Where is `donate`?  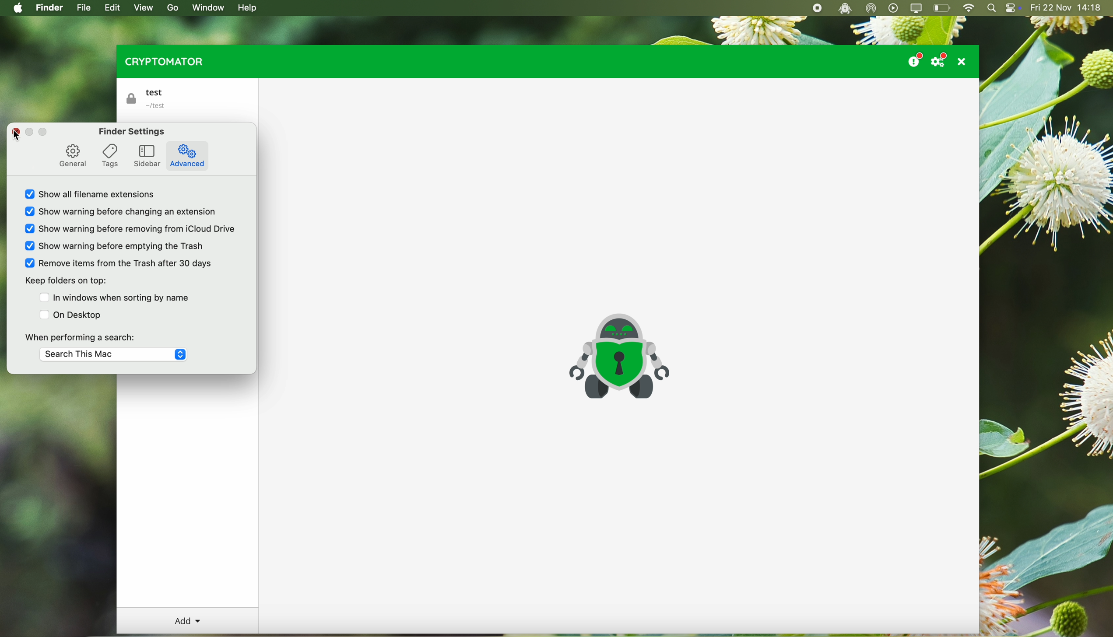
donate is located at coordinates (914, 58).